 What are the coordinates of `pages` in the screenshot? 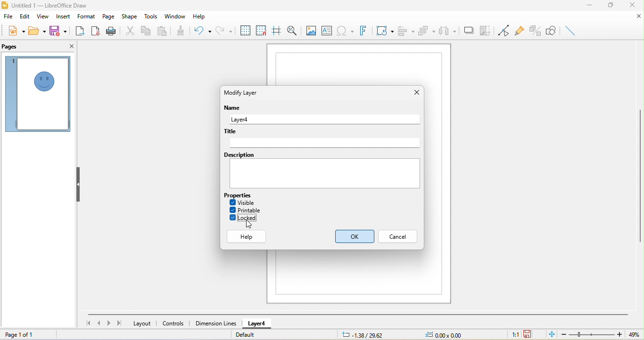 It's located at (14, 47).